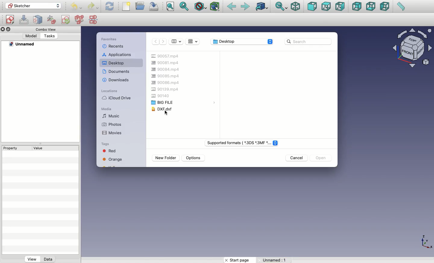 The height and width of the screenshot is (263, 434). I want to click on Property, so click(12, 149).